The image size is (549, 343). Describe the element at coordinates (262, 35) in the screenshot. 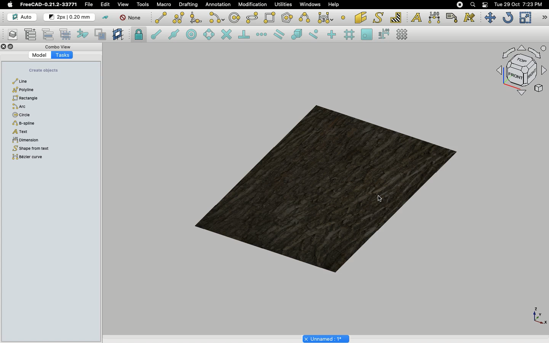

I see `Snap extension` at that location.